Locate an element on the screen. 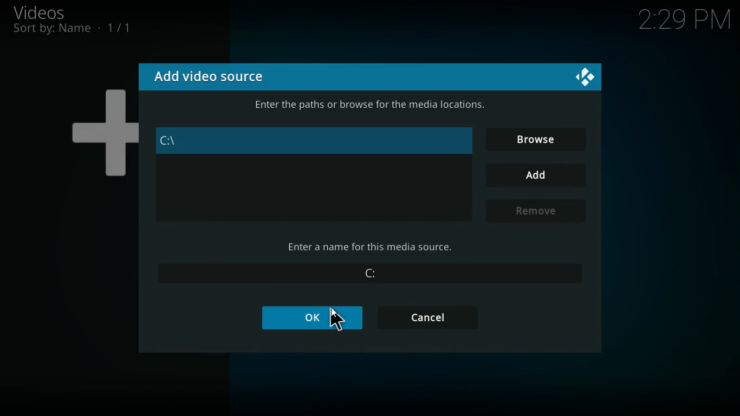 The height and width of the screenshot is (416, 740). Cursor is located at coordinates (336, 317).